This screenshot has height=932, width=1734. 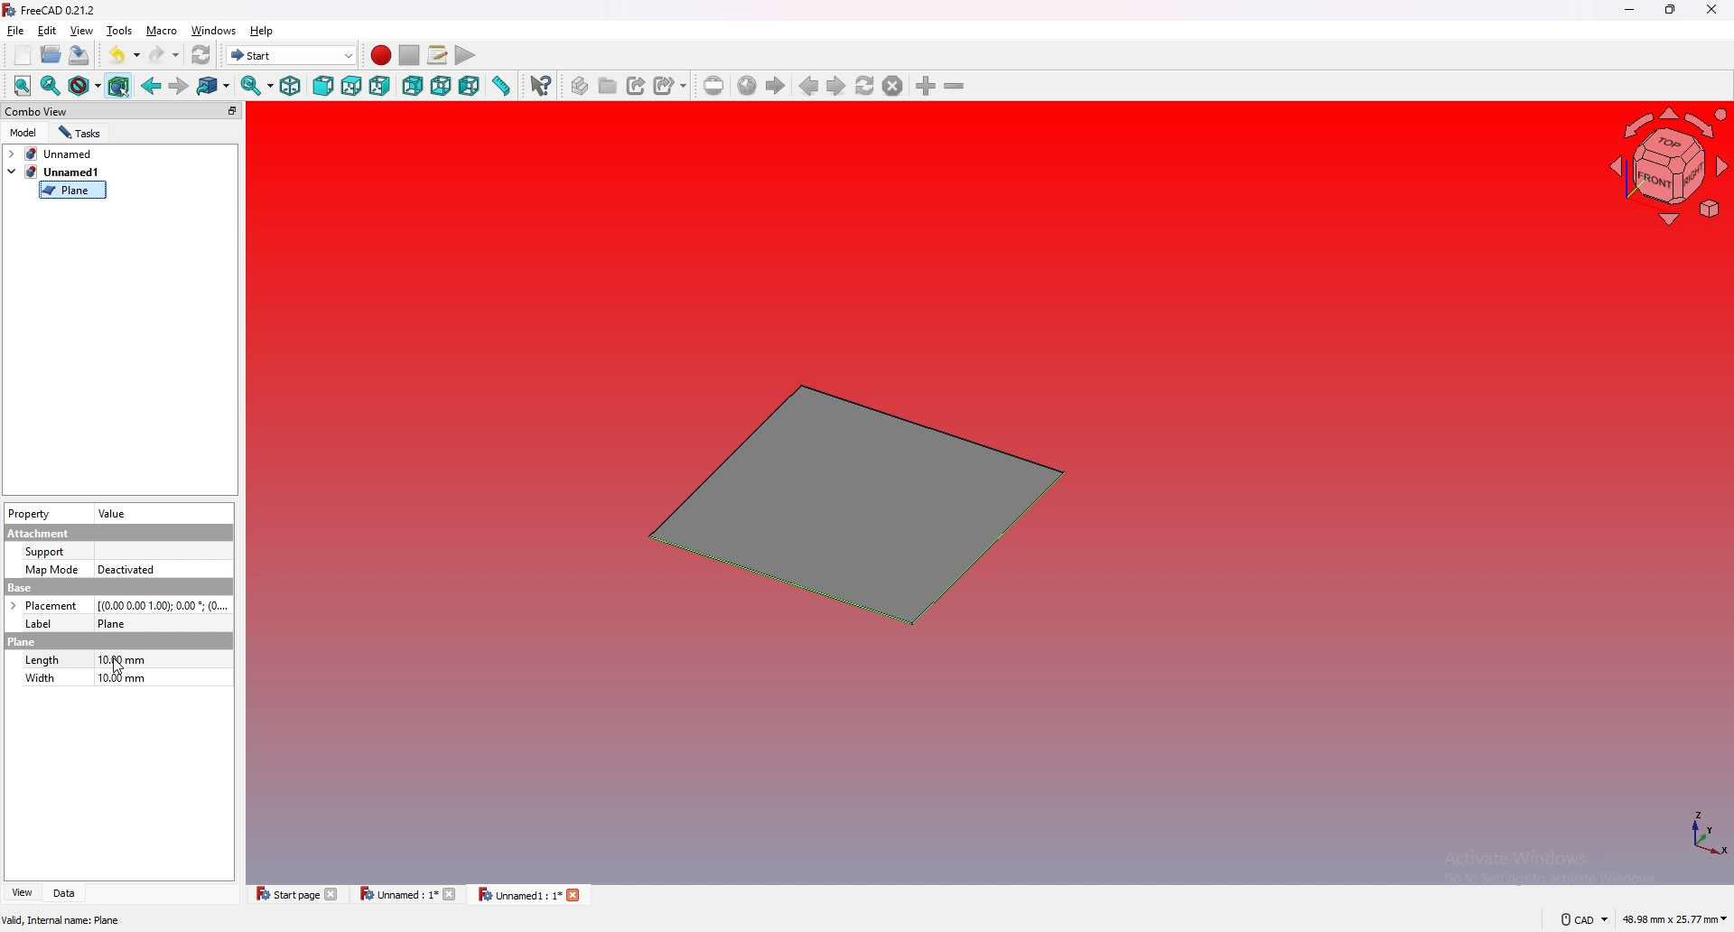 I want to click on data, so click(x=68, y=893).